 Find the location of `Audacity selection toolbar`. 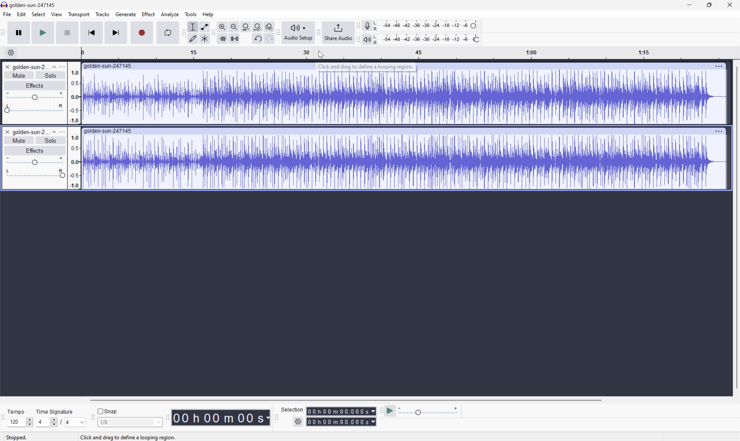

Audacity selection toolbar is located at coordinates (274, 416).